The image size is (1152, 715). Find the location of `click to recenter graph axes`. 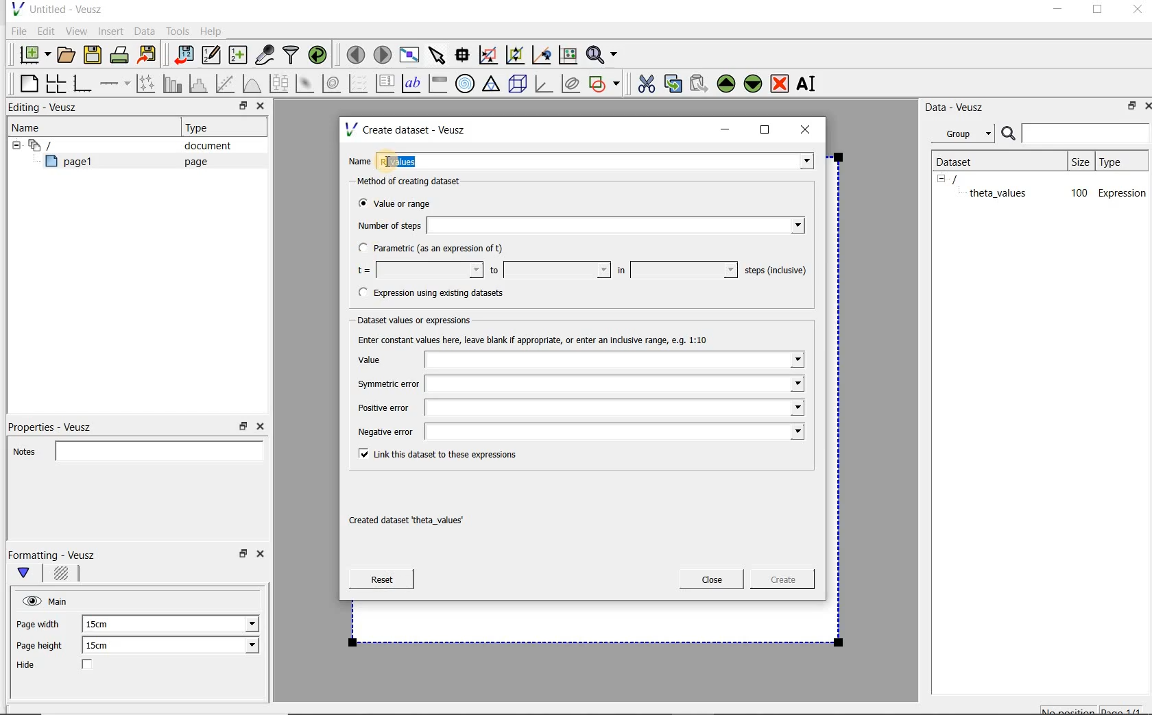

click to recenter graph axes is located at coordinates (542, 55).